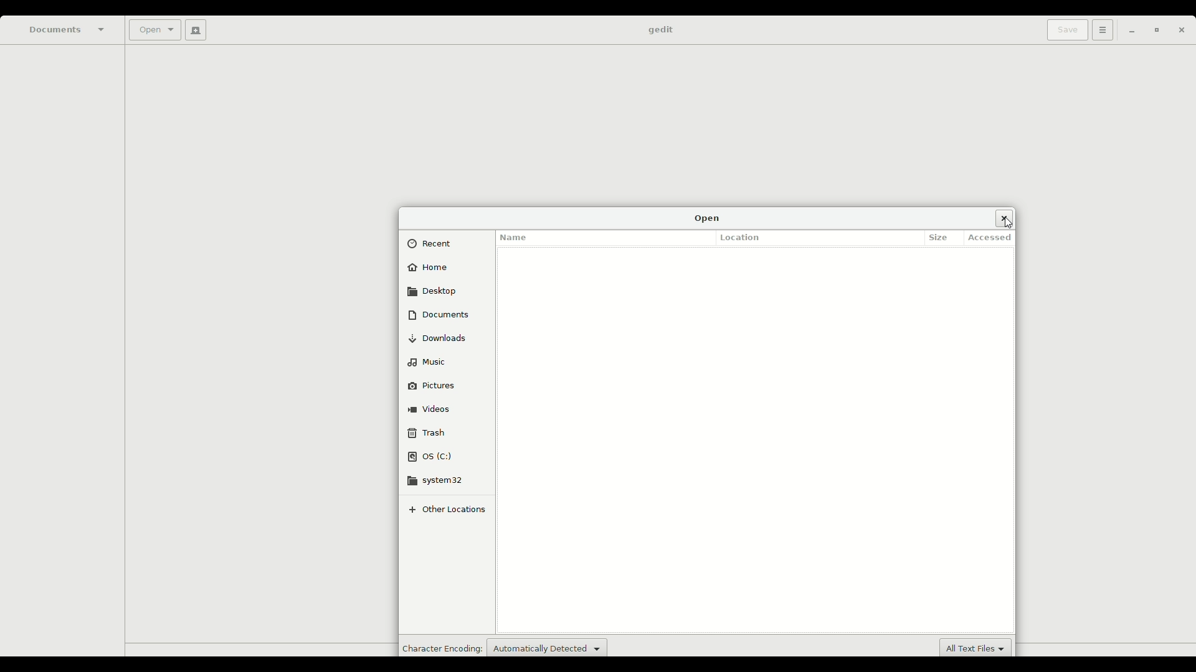 This screenshot has height=672, width=1196. I want to click on system32, so click(442, 480).